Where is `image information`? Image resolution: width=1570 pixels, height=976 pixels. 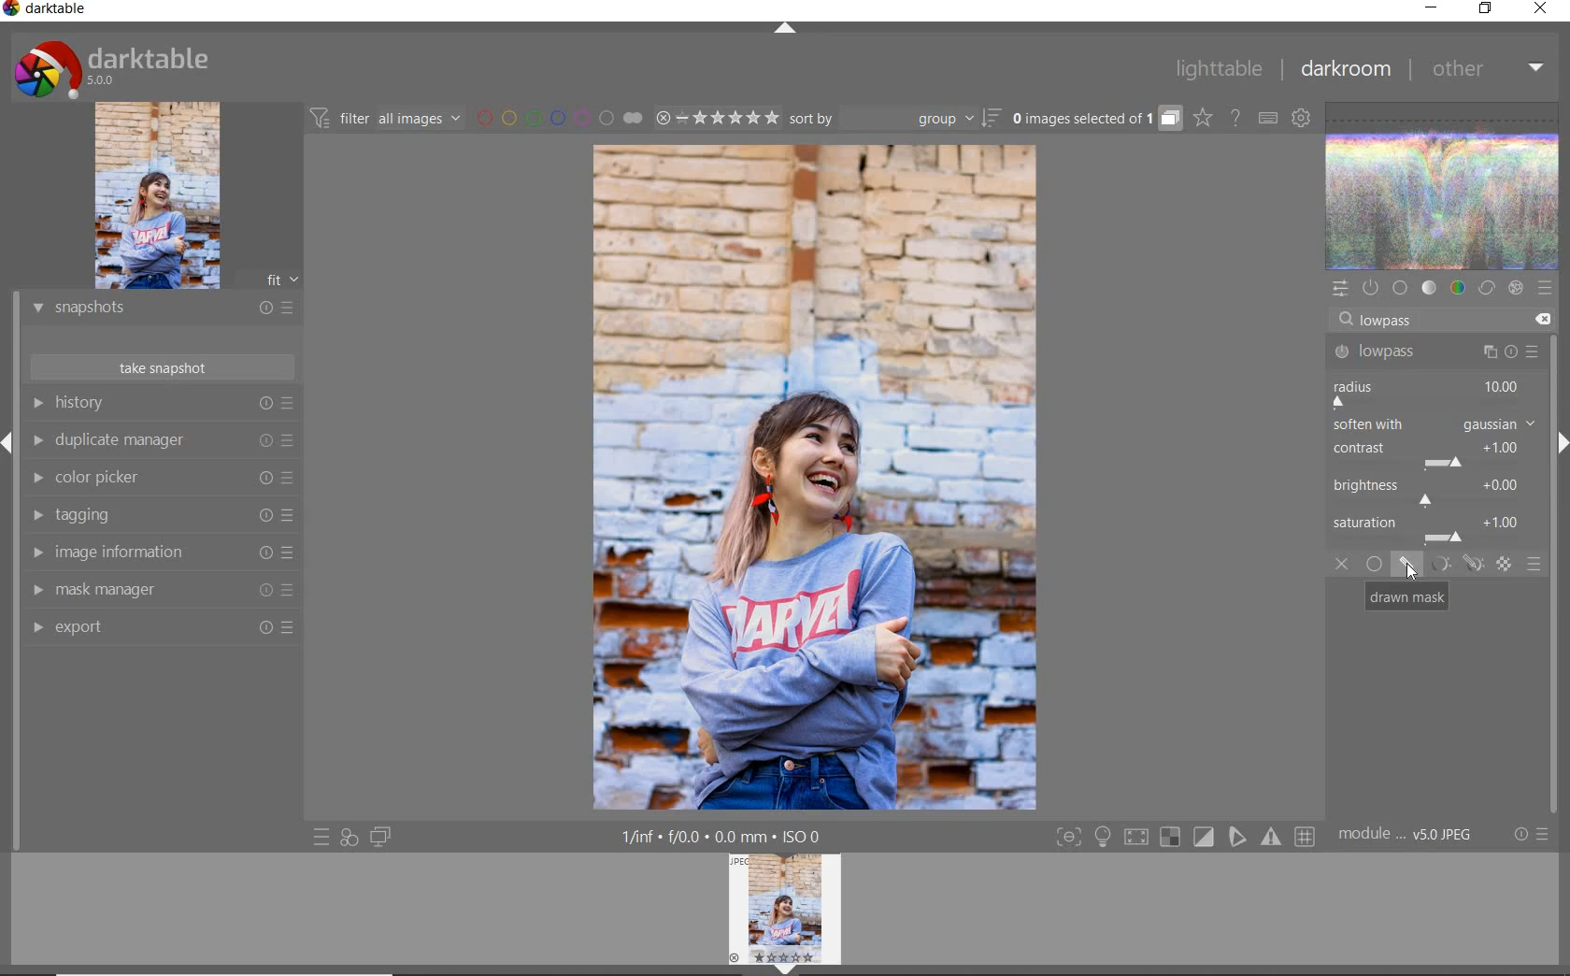
image information is located at coordinates (160, 555).